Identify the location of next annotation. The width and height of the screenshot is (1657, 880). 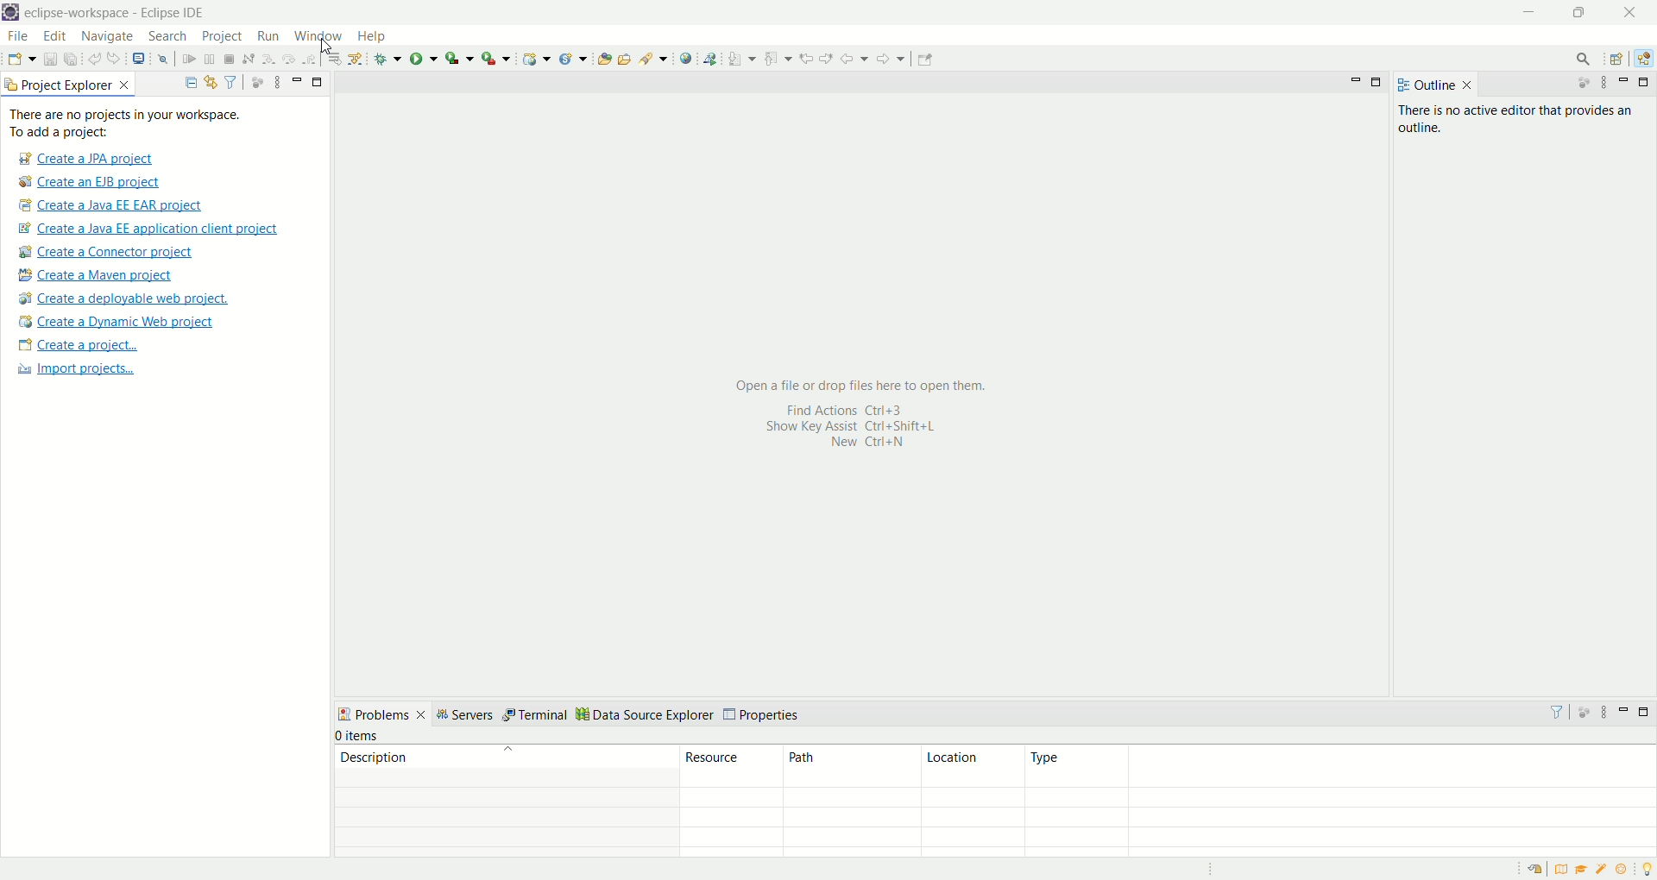
(742, 58).